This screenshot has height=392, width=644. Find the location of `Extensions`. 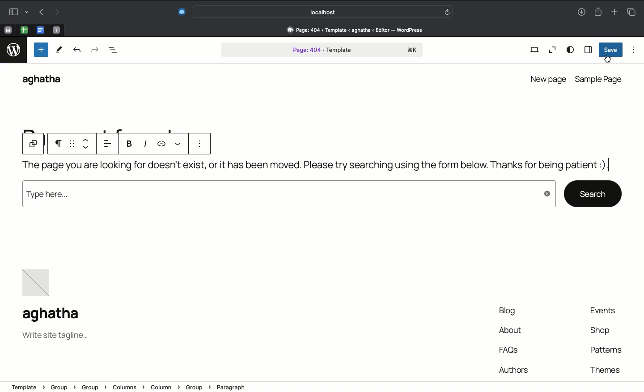

Extensions is located at coordinates (181, 13).